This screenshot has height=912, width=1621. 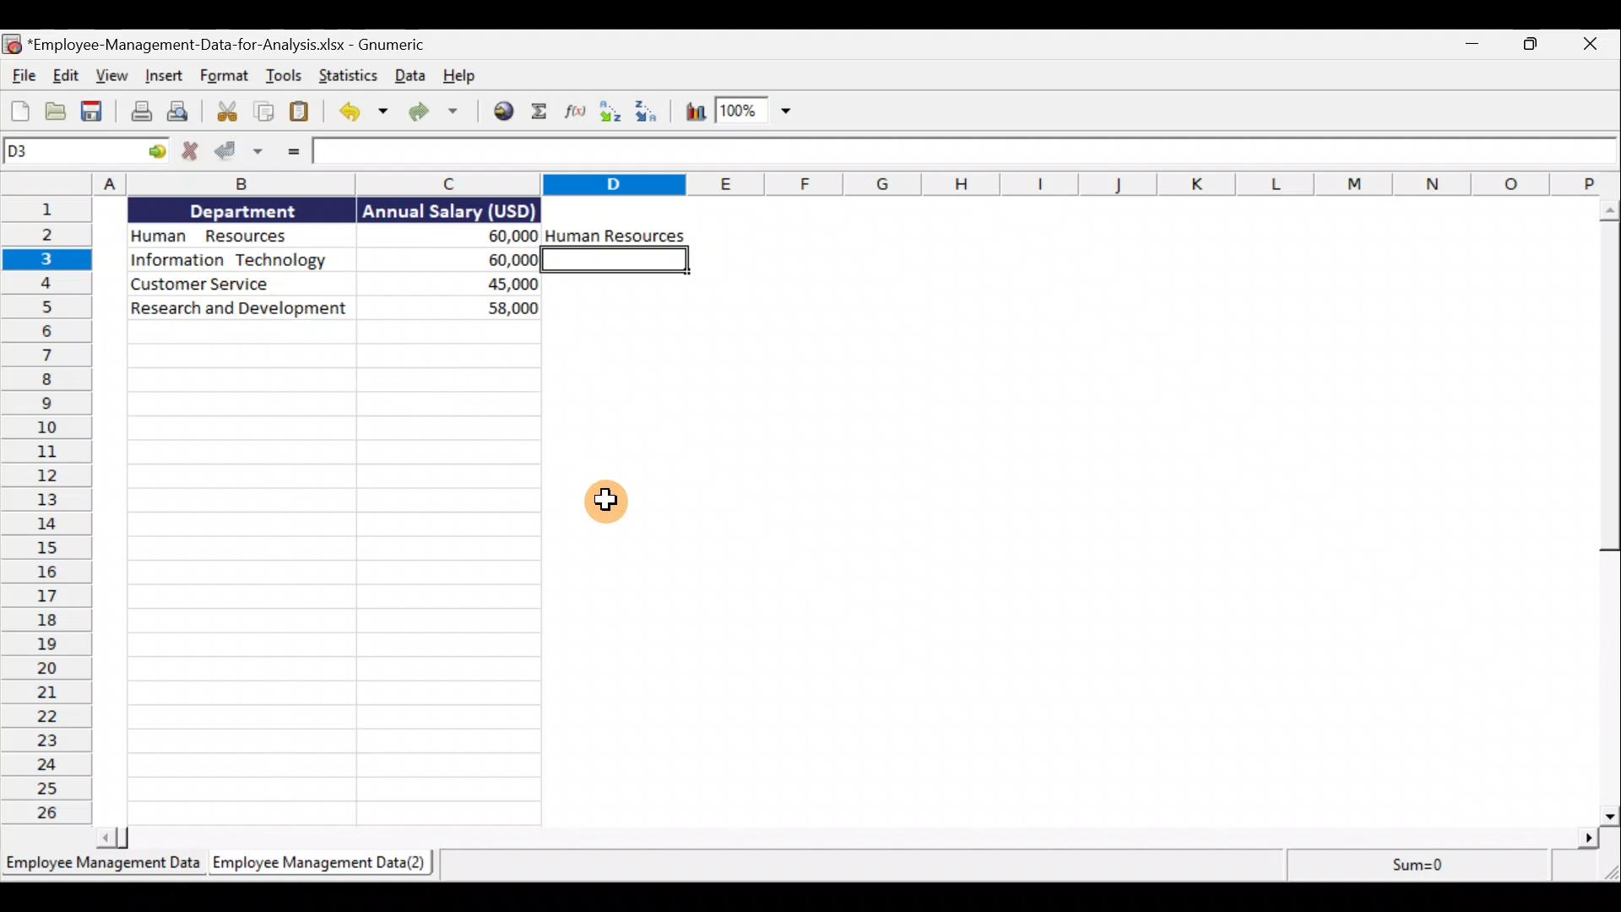 What do you see at coordinates (765, 112) in the screenshot?
I see `zoom` at bounding box center [765, 112].